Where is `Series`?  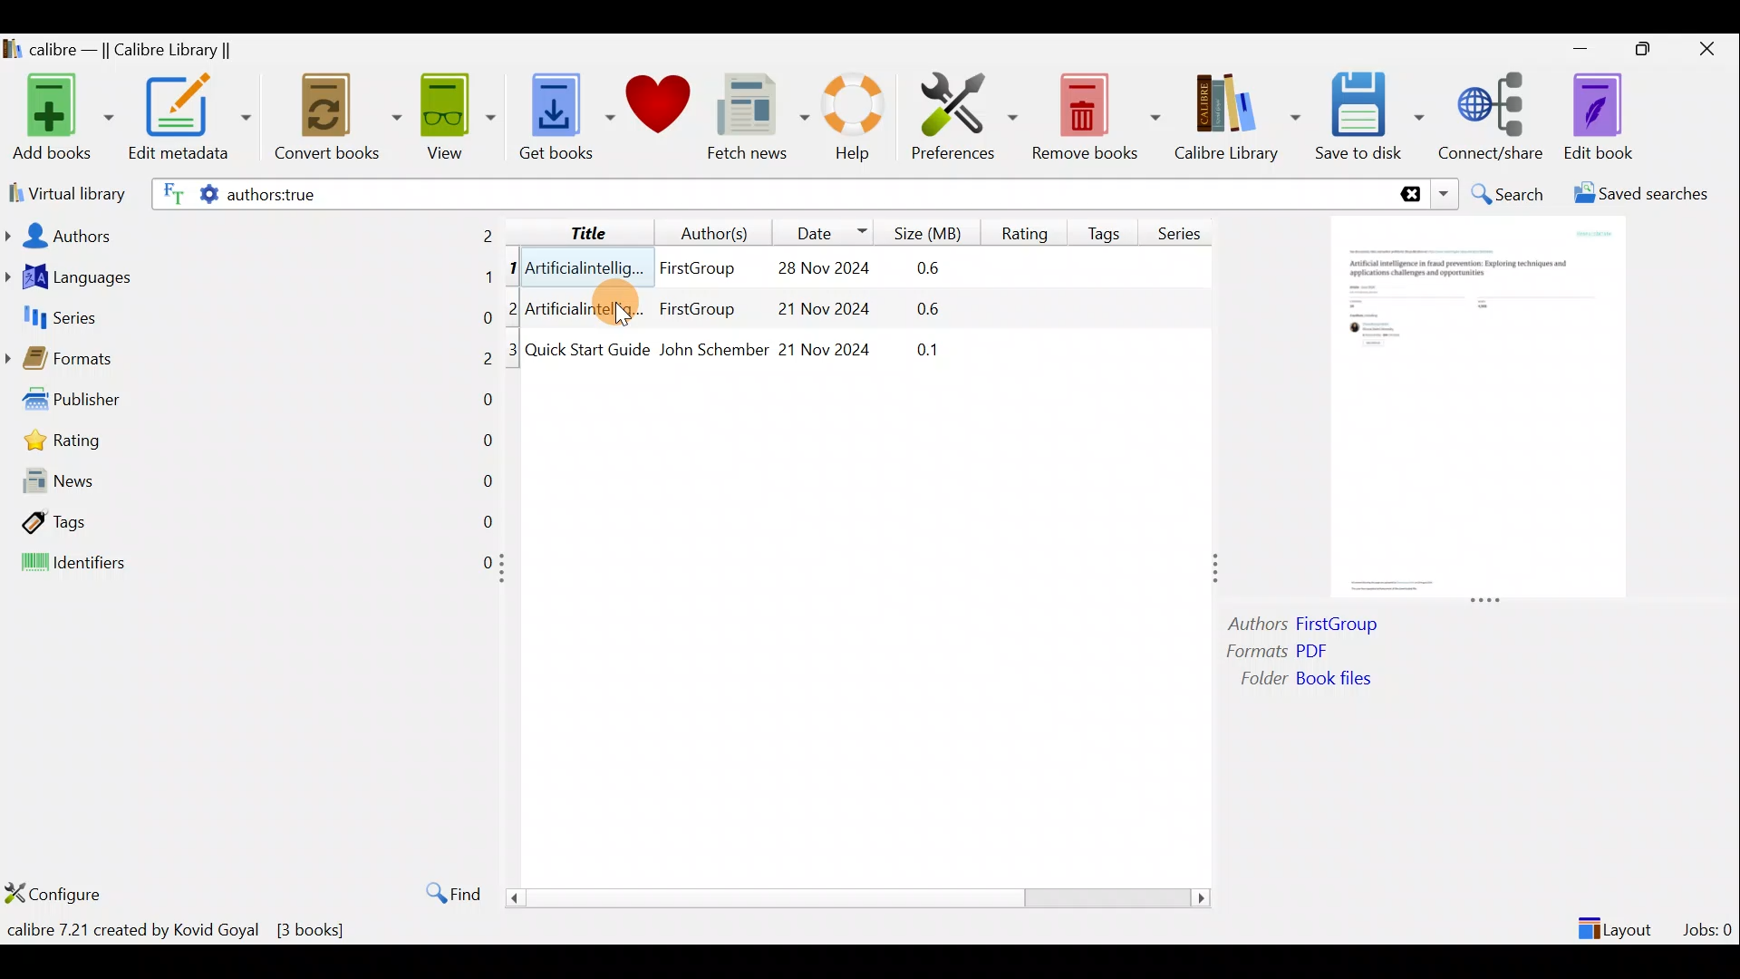
Series is located at coordinates (1185, 227).